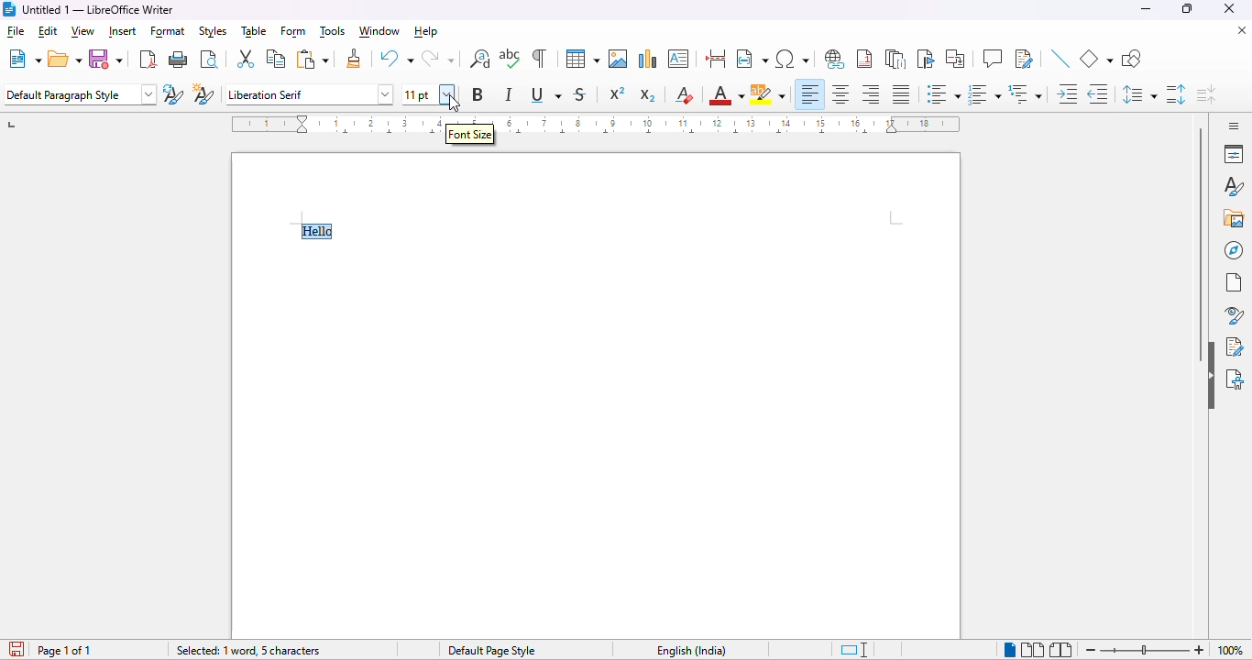  What do you see at coordinates (1062, 650) in the screenshot?
I see `book view` at bounding box center [1062, 650].